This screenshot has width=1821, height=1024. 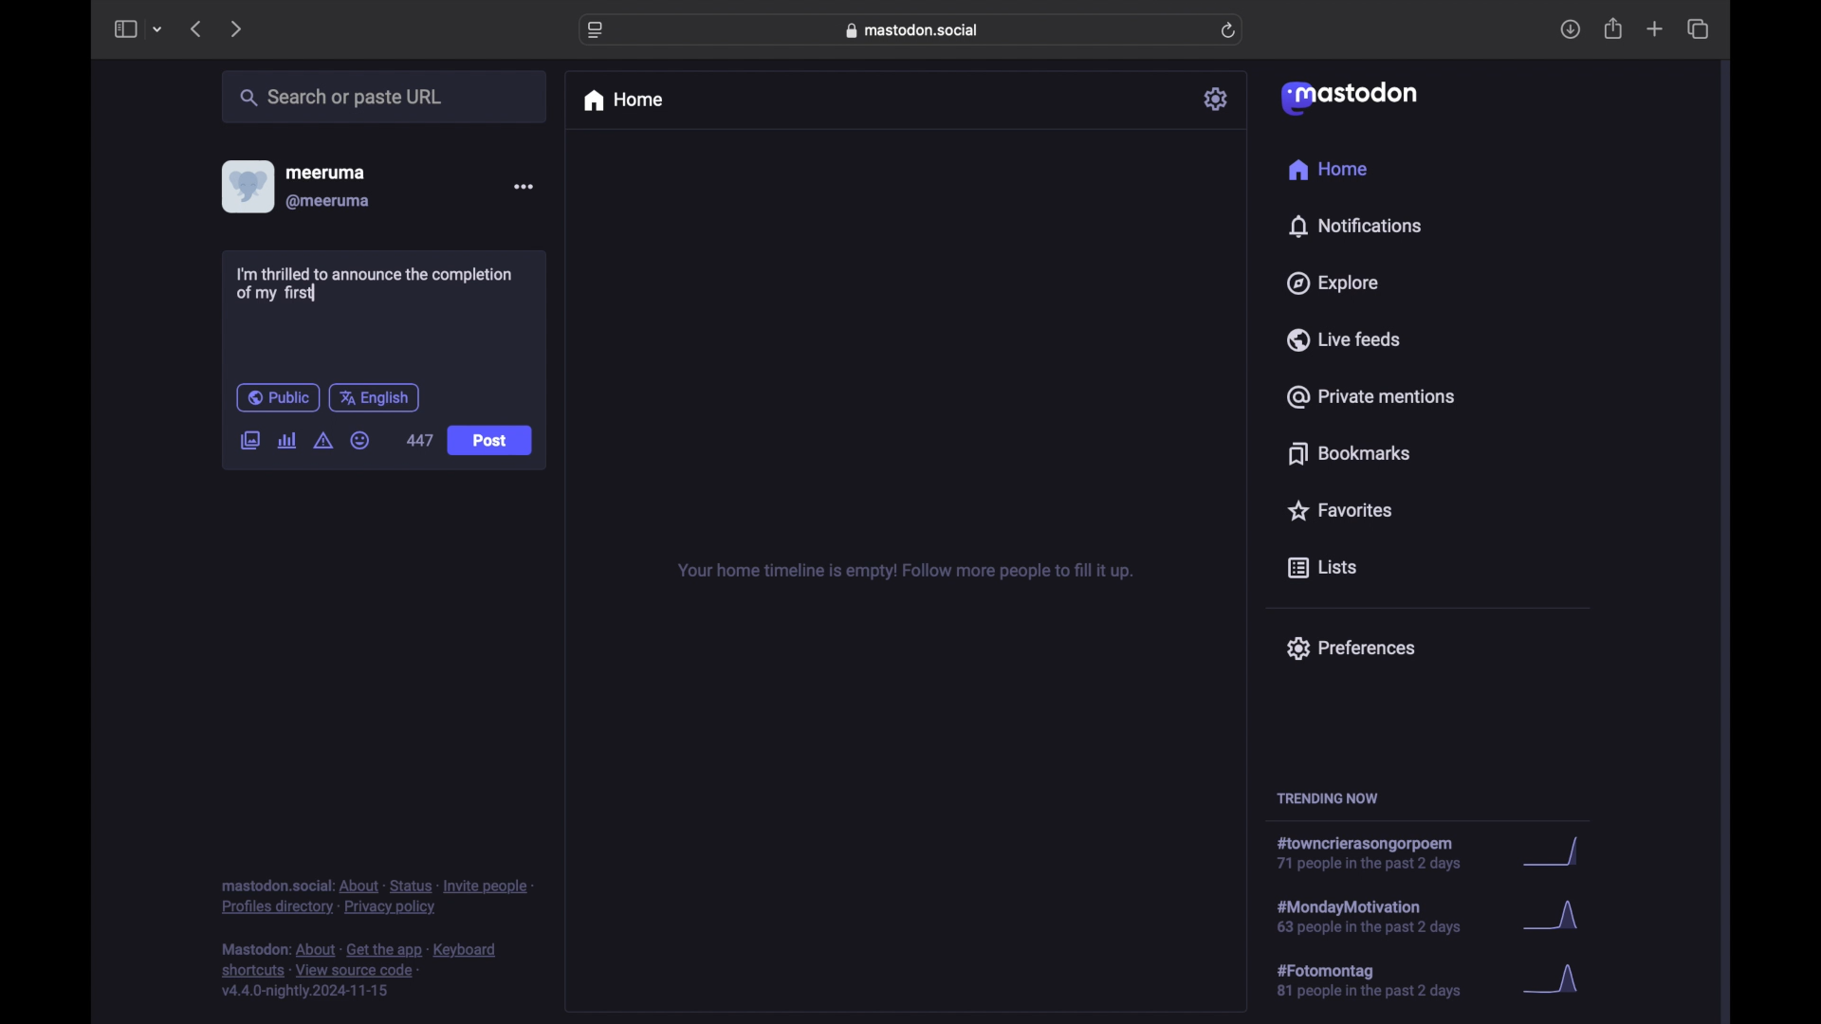 I want to click on hashtag trend, so click(x=1376, y=853).